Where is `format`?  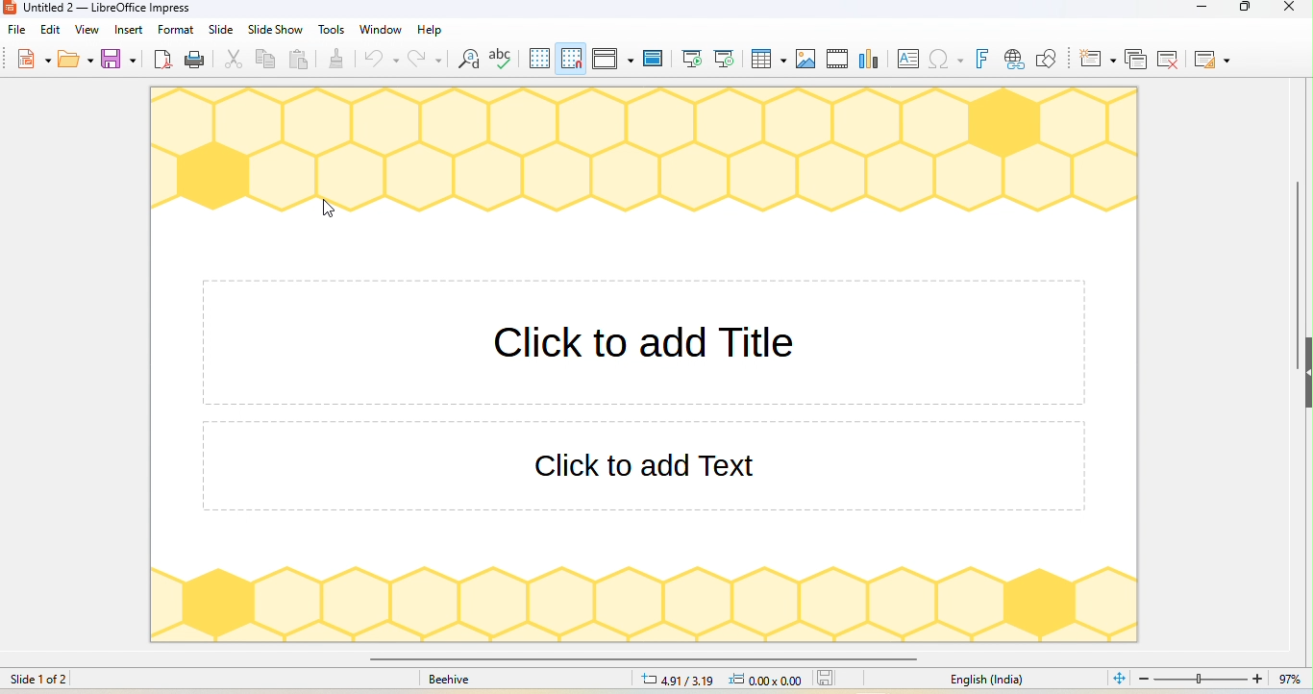
format is located at coordinates (177, 30).